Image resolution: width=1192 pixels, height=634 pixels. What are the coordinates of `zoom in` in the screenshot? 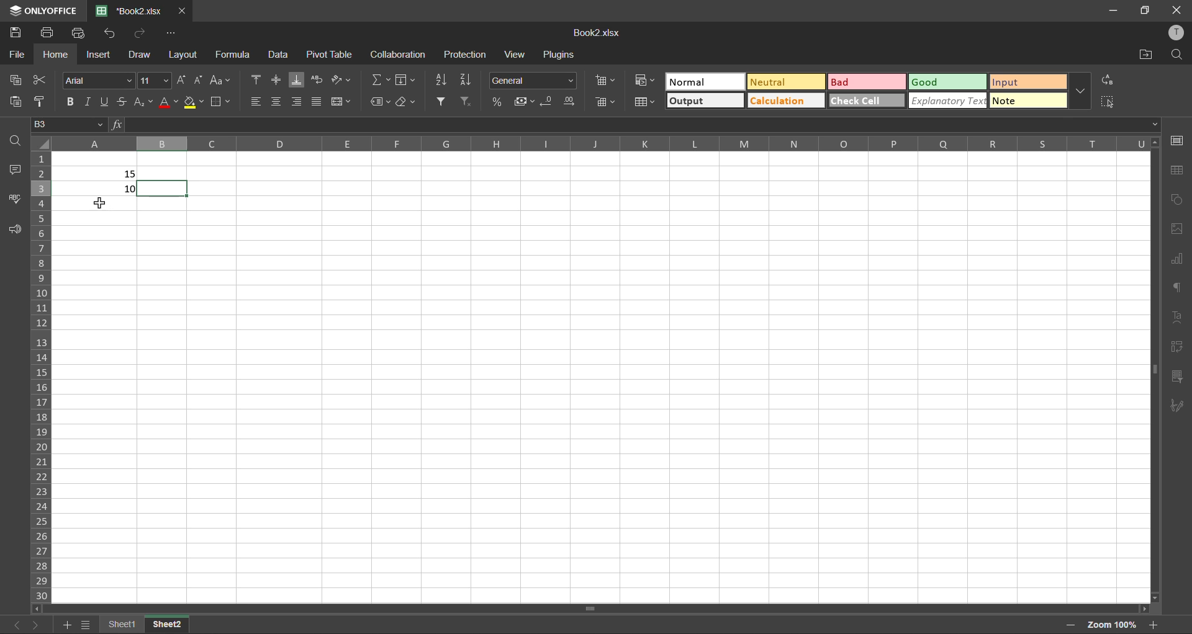 It's located at (1154, 625).